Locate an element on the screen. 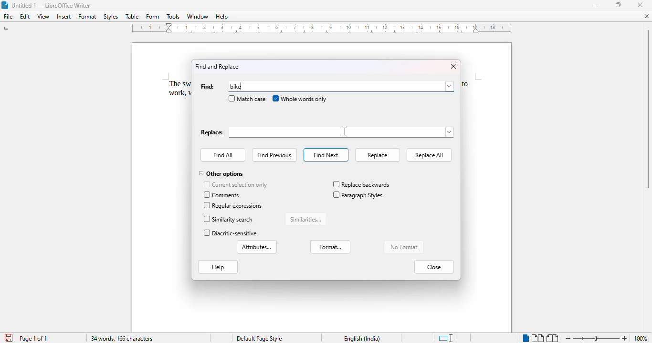  help is located at coordinates (218, 267).